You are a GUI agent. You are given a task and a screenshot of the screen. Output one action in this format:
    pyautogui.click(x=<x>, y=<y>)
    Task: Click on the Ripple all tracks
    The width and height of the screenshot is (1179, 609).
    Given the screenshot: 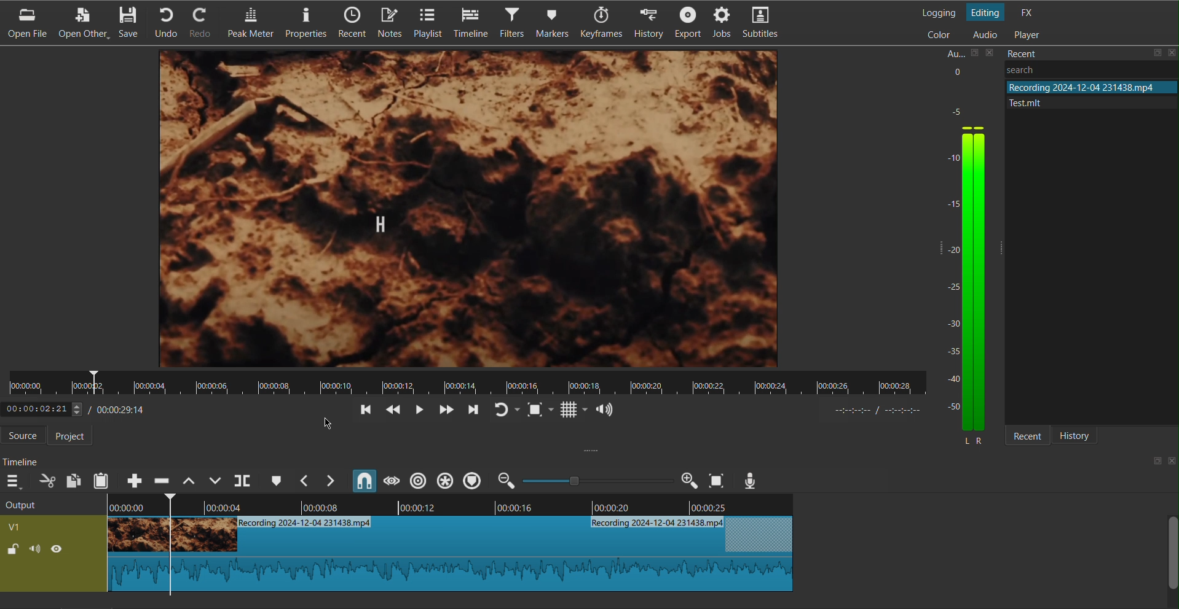 What is the action you would take?
    pyautogui.click(x=444, y=480)
    